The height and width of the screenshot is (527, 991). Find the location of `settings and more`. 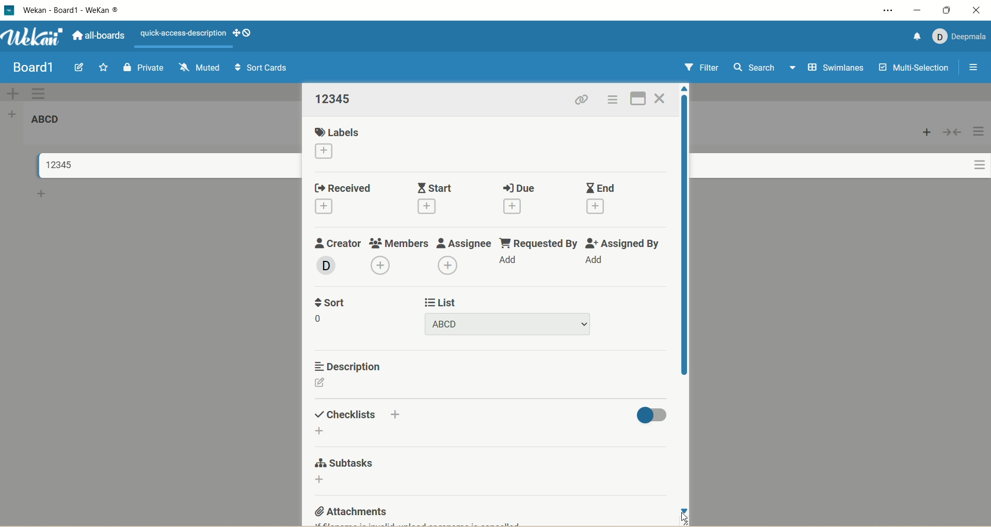

settings and more is located at coordinates (891, 11).